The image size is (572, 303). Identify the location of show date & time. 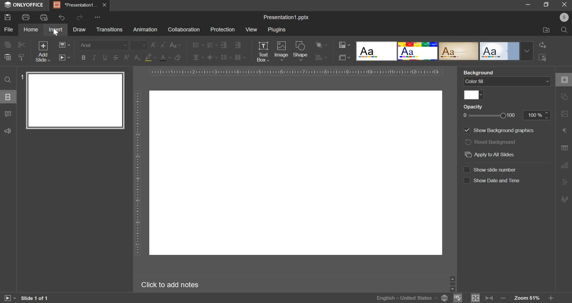
(496, 180).